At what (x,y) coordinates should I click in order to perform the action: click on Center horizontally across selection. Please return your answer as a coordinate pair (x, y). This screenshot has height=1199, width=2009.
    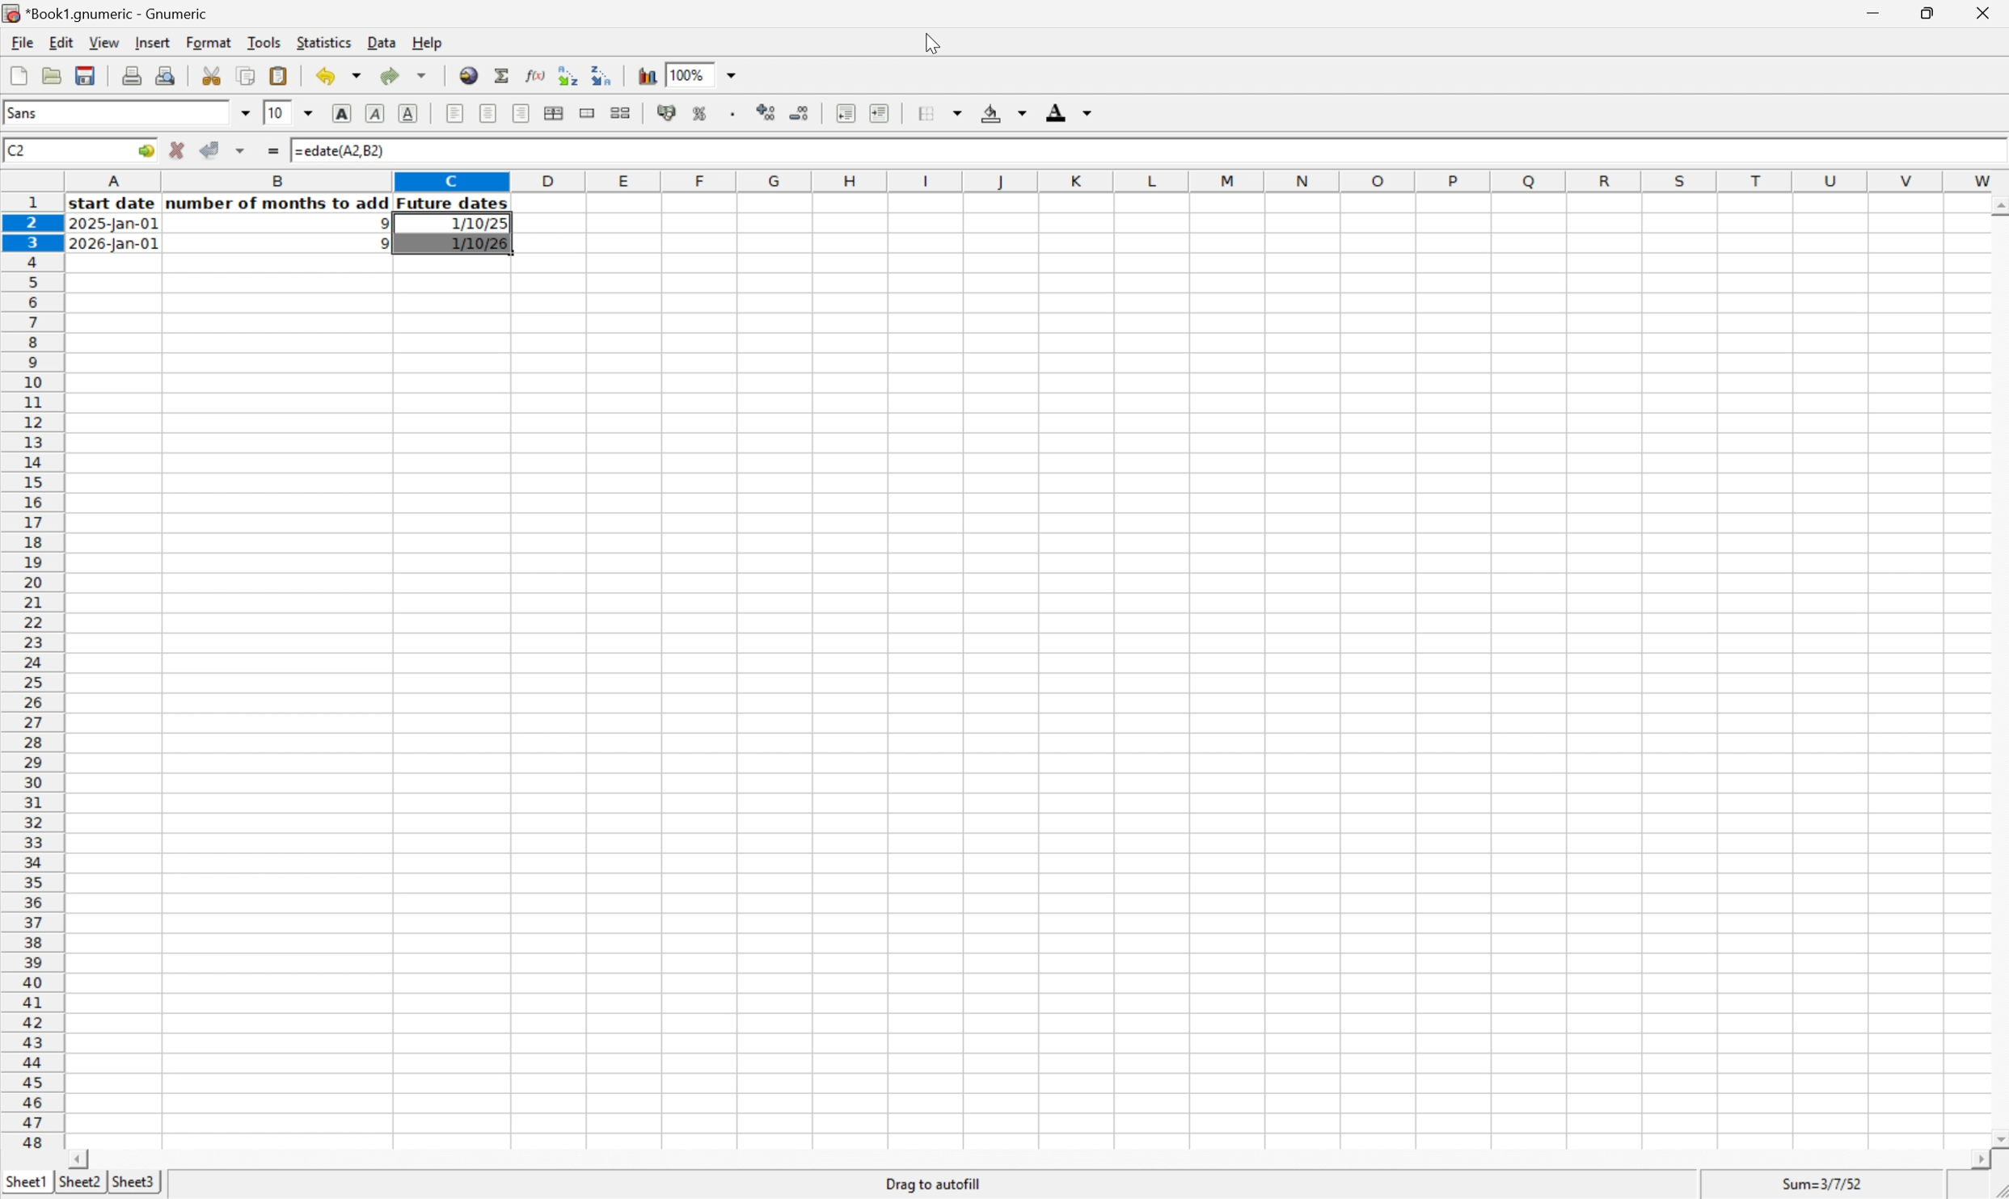
    Looking at the image, I should click on (555, 114).